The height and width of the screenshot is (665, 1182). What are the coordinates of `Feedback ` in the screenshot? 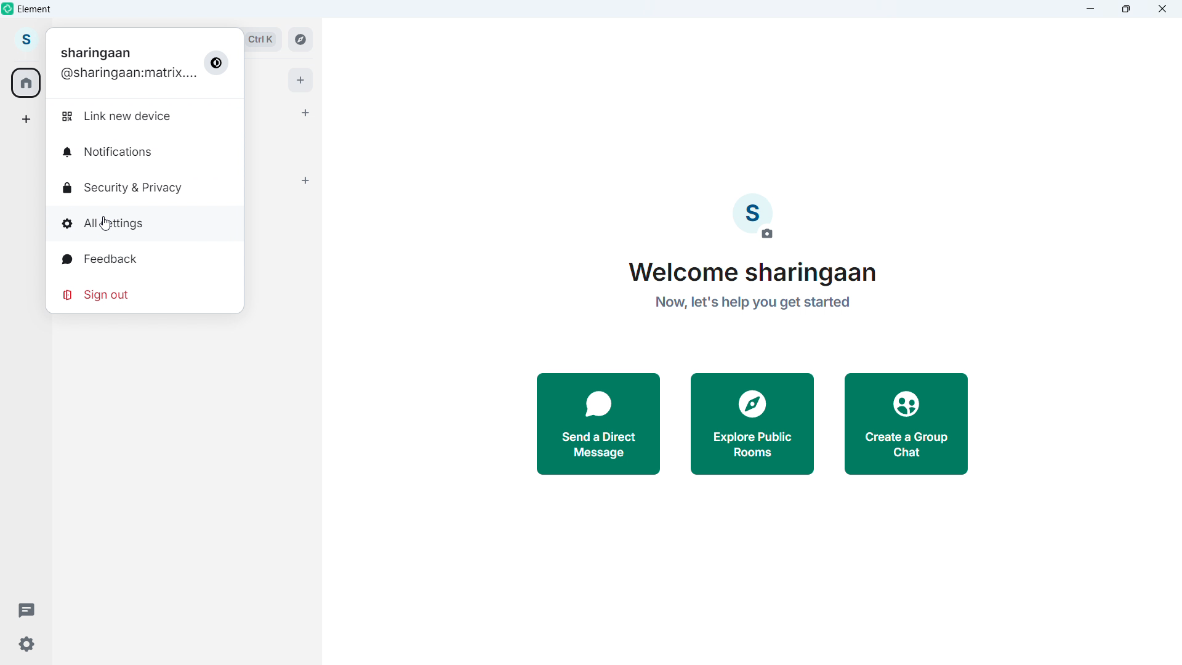 It's located at (98, 257).